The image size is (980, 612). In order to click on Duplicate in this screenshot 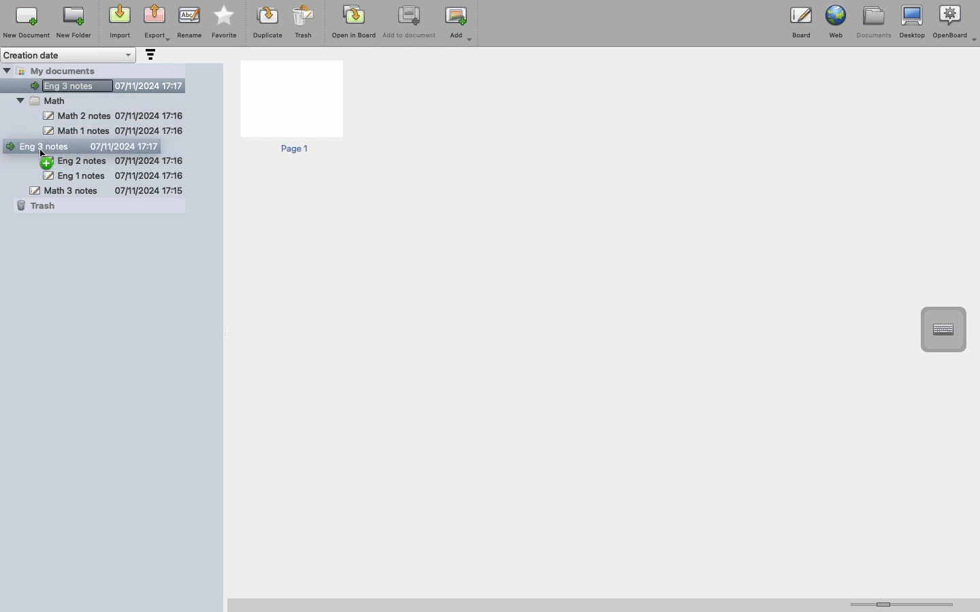, I will do `click(266, 22)`.